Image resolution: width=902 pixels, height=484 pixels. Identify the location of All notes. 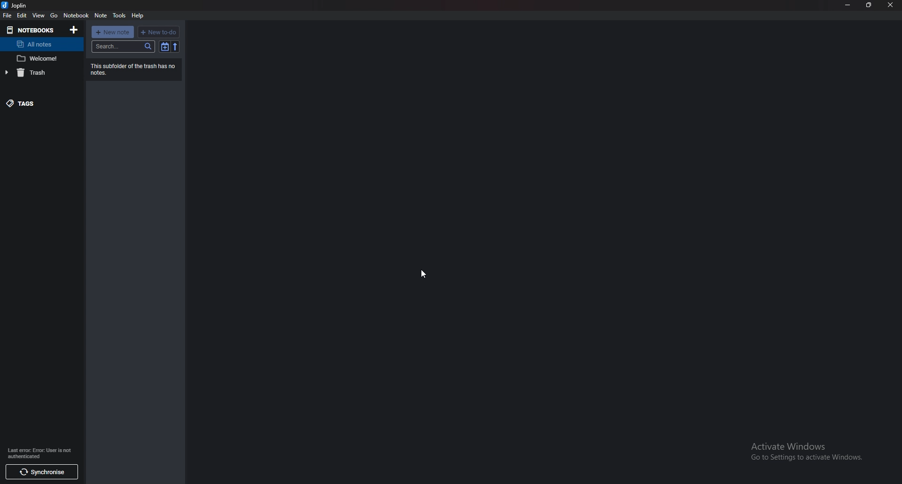
(40, 44).